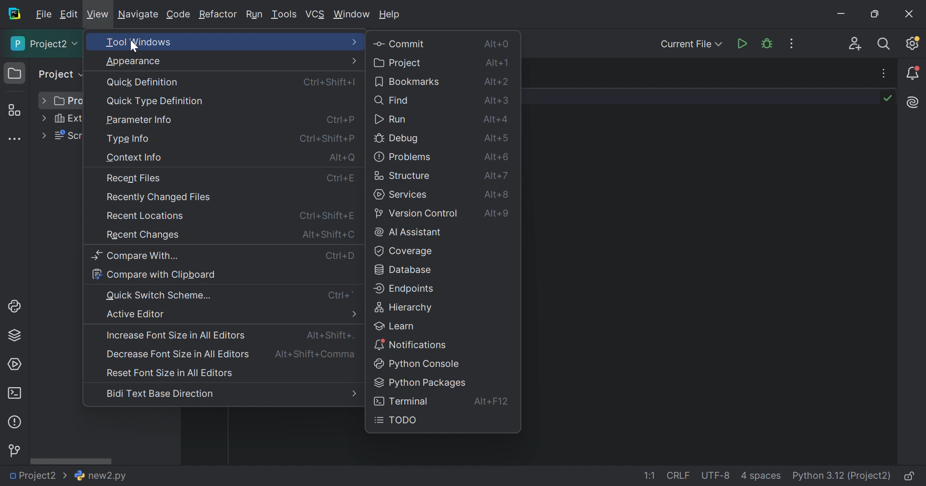  I want to click on Updates available. IDE and Project Settings, so click(912, 44).